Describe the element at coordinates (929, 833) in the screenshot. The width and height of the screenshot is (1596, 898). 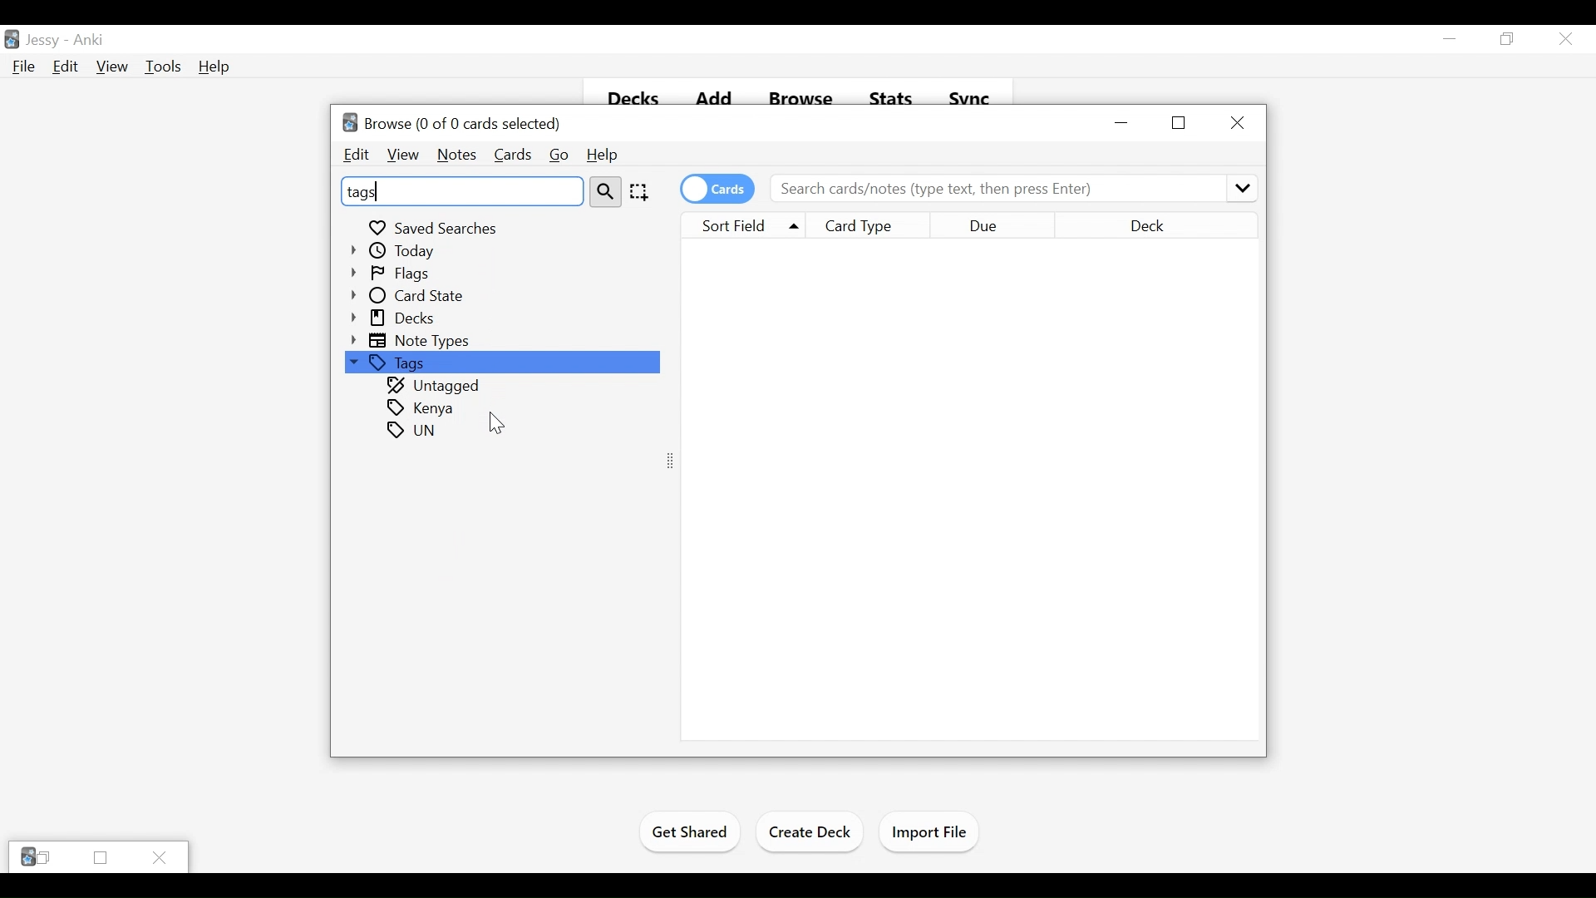
I see `Import Files` at that location.